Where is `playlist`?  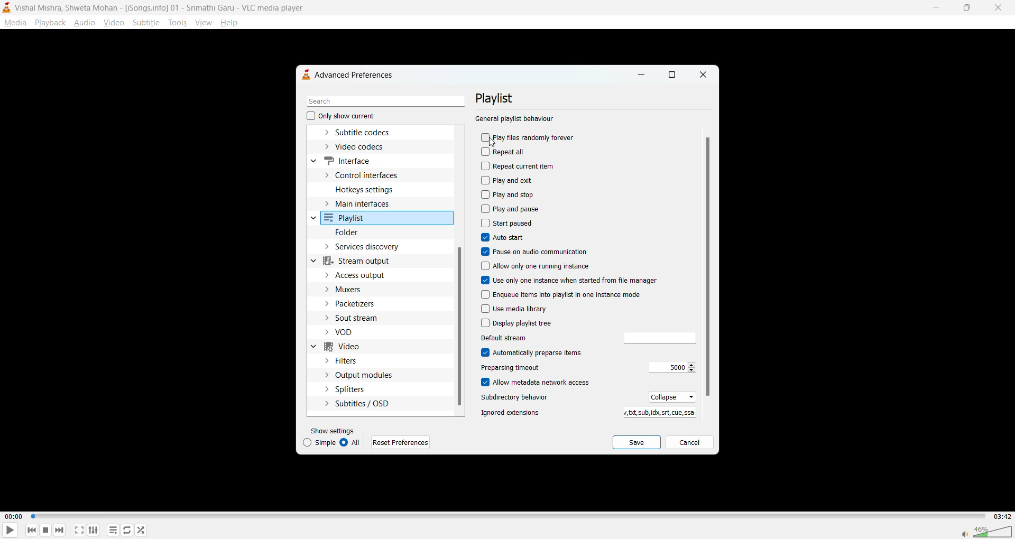
playlist is located at coordinates (349, 219).